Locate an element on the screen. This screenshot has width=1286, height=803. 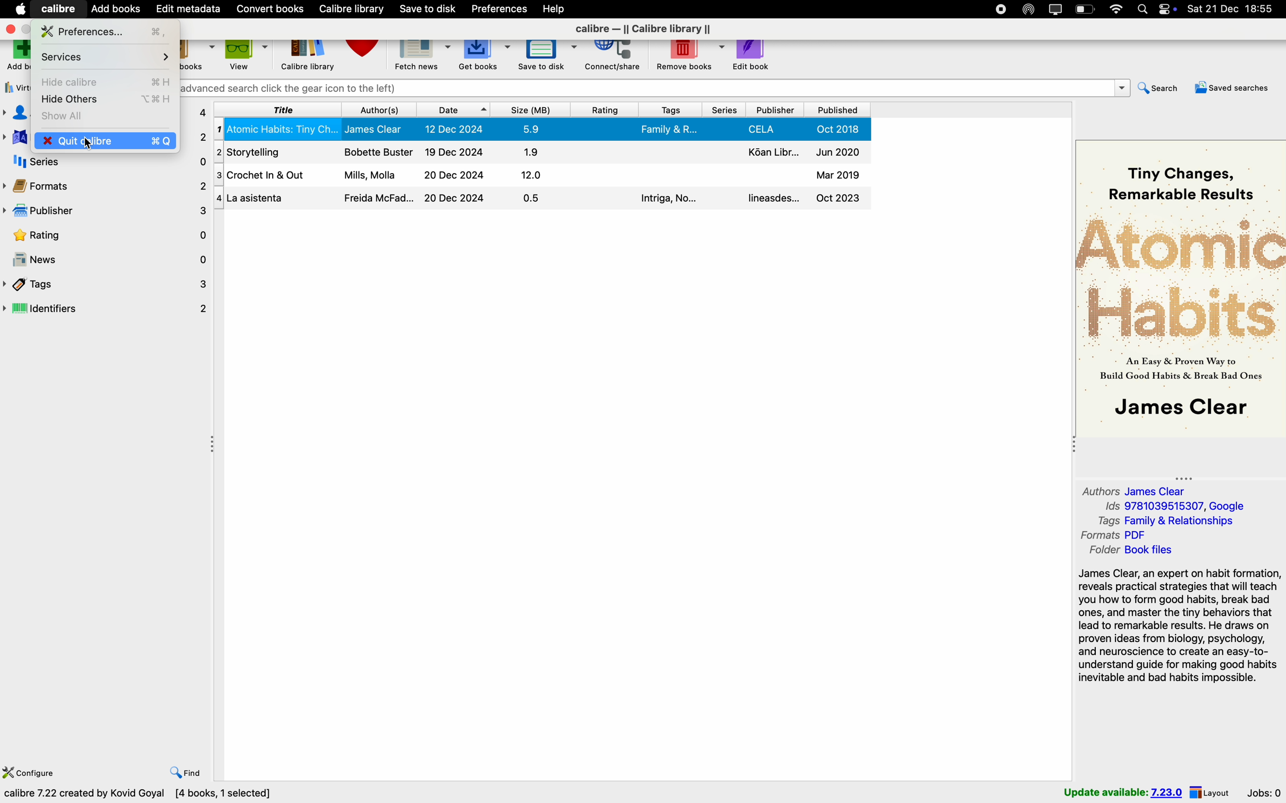
Airdrop is located at coordinates (1029, 9).